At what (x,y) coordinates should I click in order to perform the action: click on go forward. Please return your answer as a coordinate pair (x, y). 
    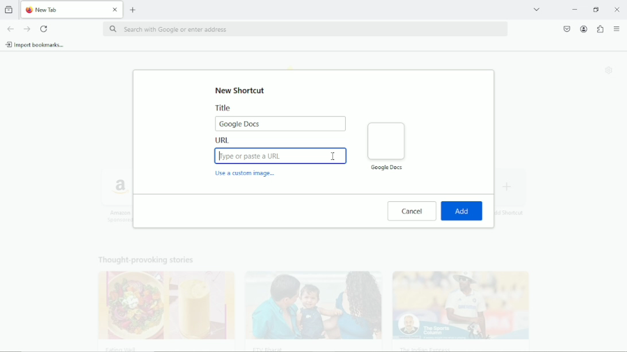
    Looking at the image, I should click on (28, 29).